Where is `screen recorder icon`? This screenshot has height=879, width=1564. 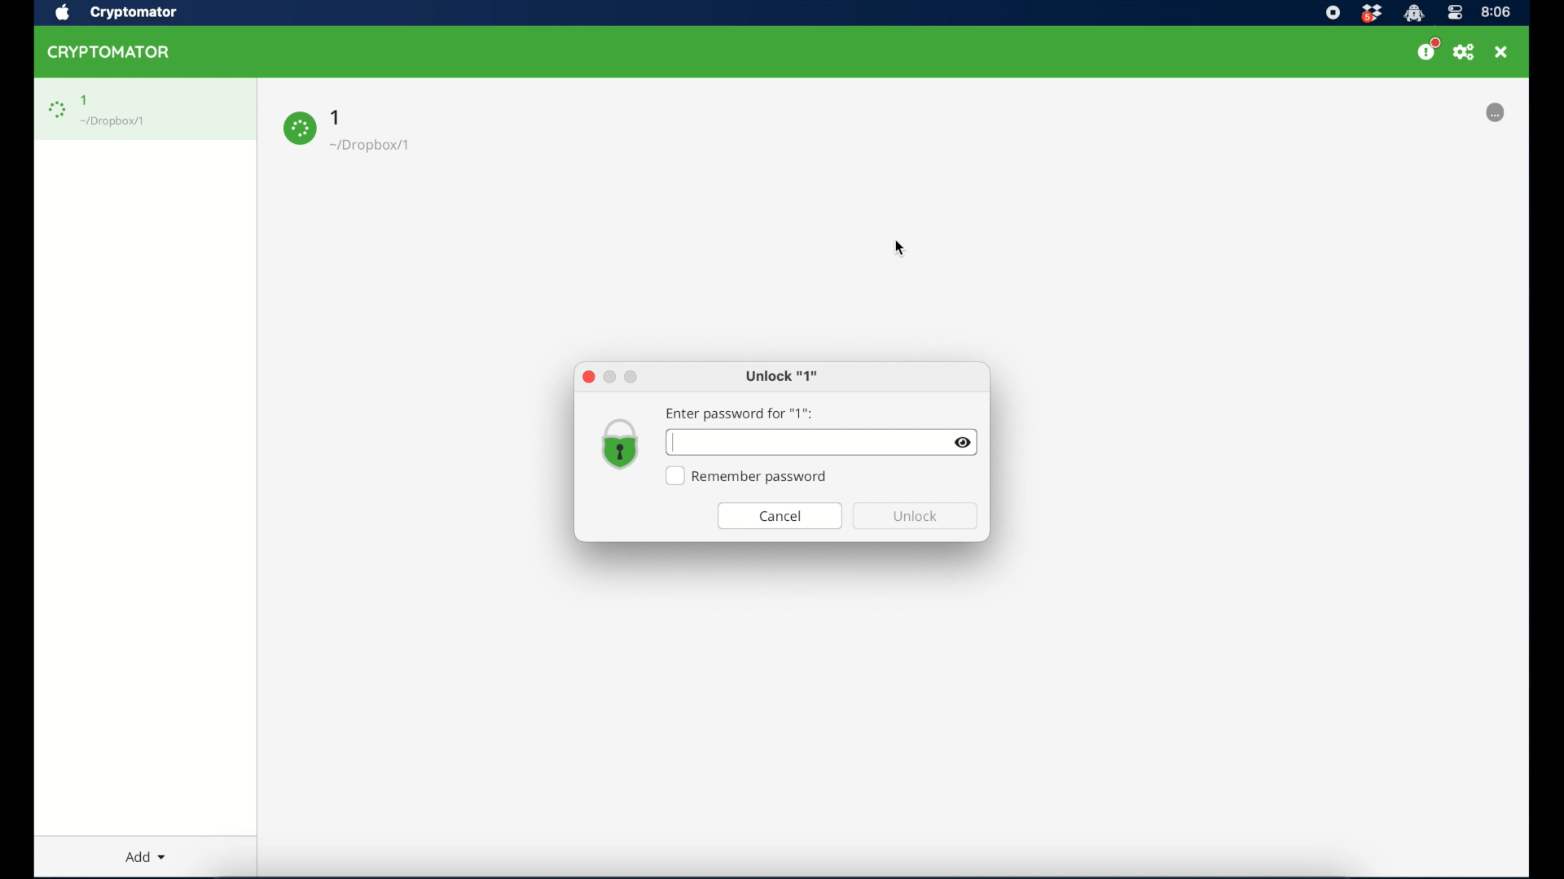
screen recorder icon is located at coordinates (1333, 12).